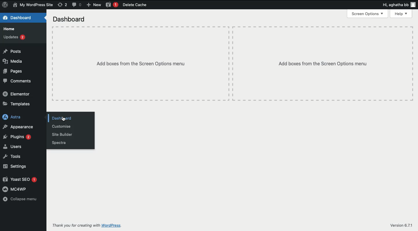  Describe the element at coordinates (394, 6) in the screenshot. I see `Hi, agatha bb` at that location.